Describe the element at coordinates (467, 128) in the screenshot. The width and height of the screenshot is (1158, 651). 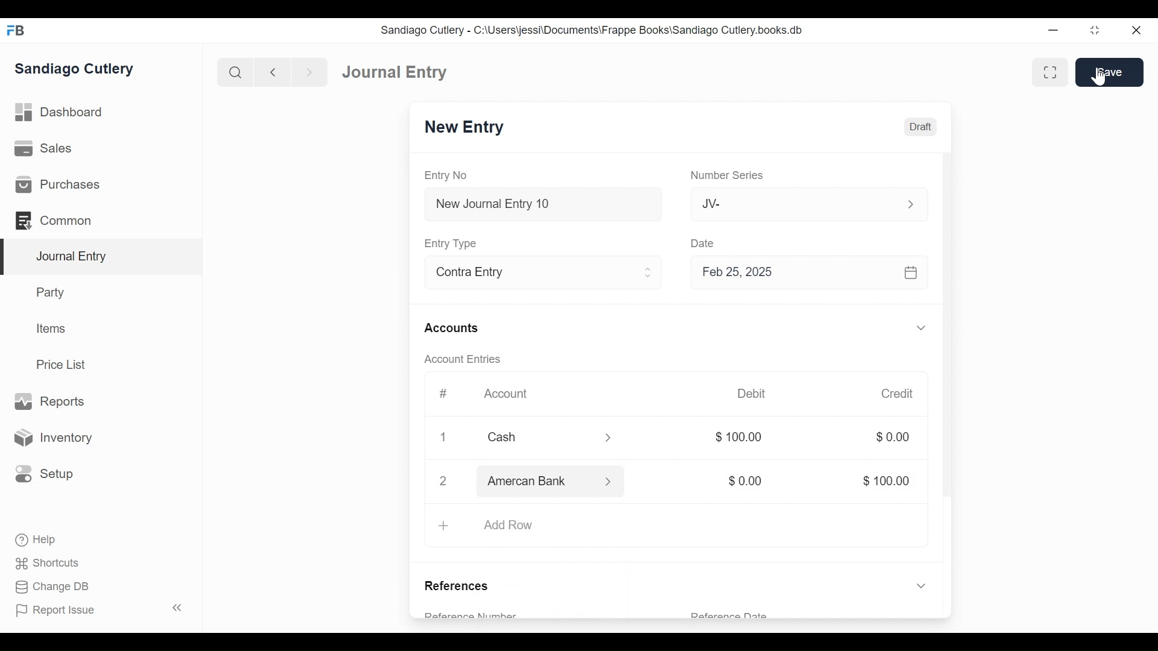
I see `New Entry` at that location.